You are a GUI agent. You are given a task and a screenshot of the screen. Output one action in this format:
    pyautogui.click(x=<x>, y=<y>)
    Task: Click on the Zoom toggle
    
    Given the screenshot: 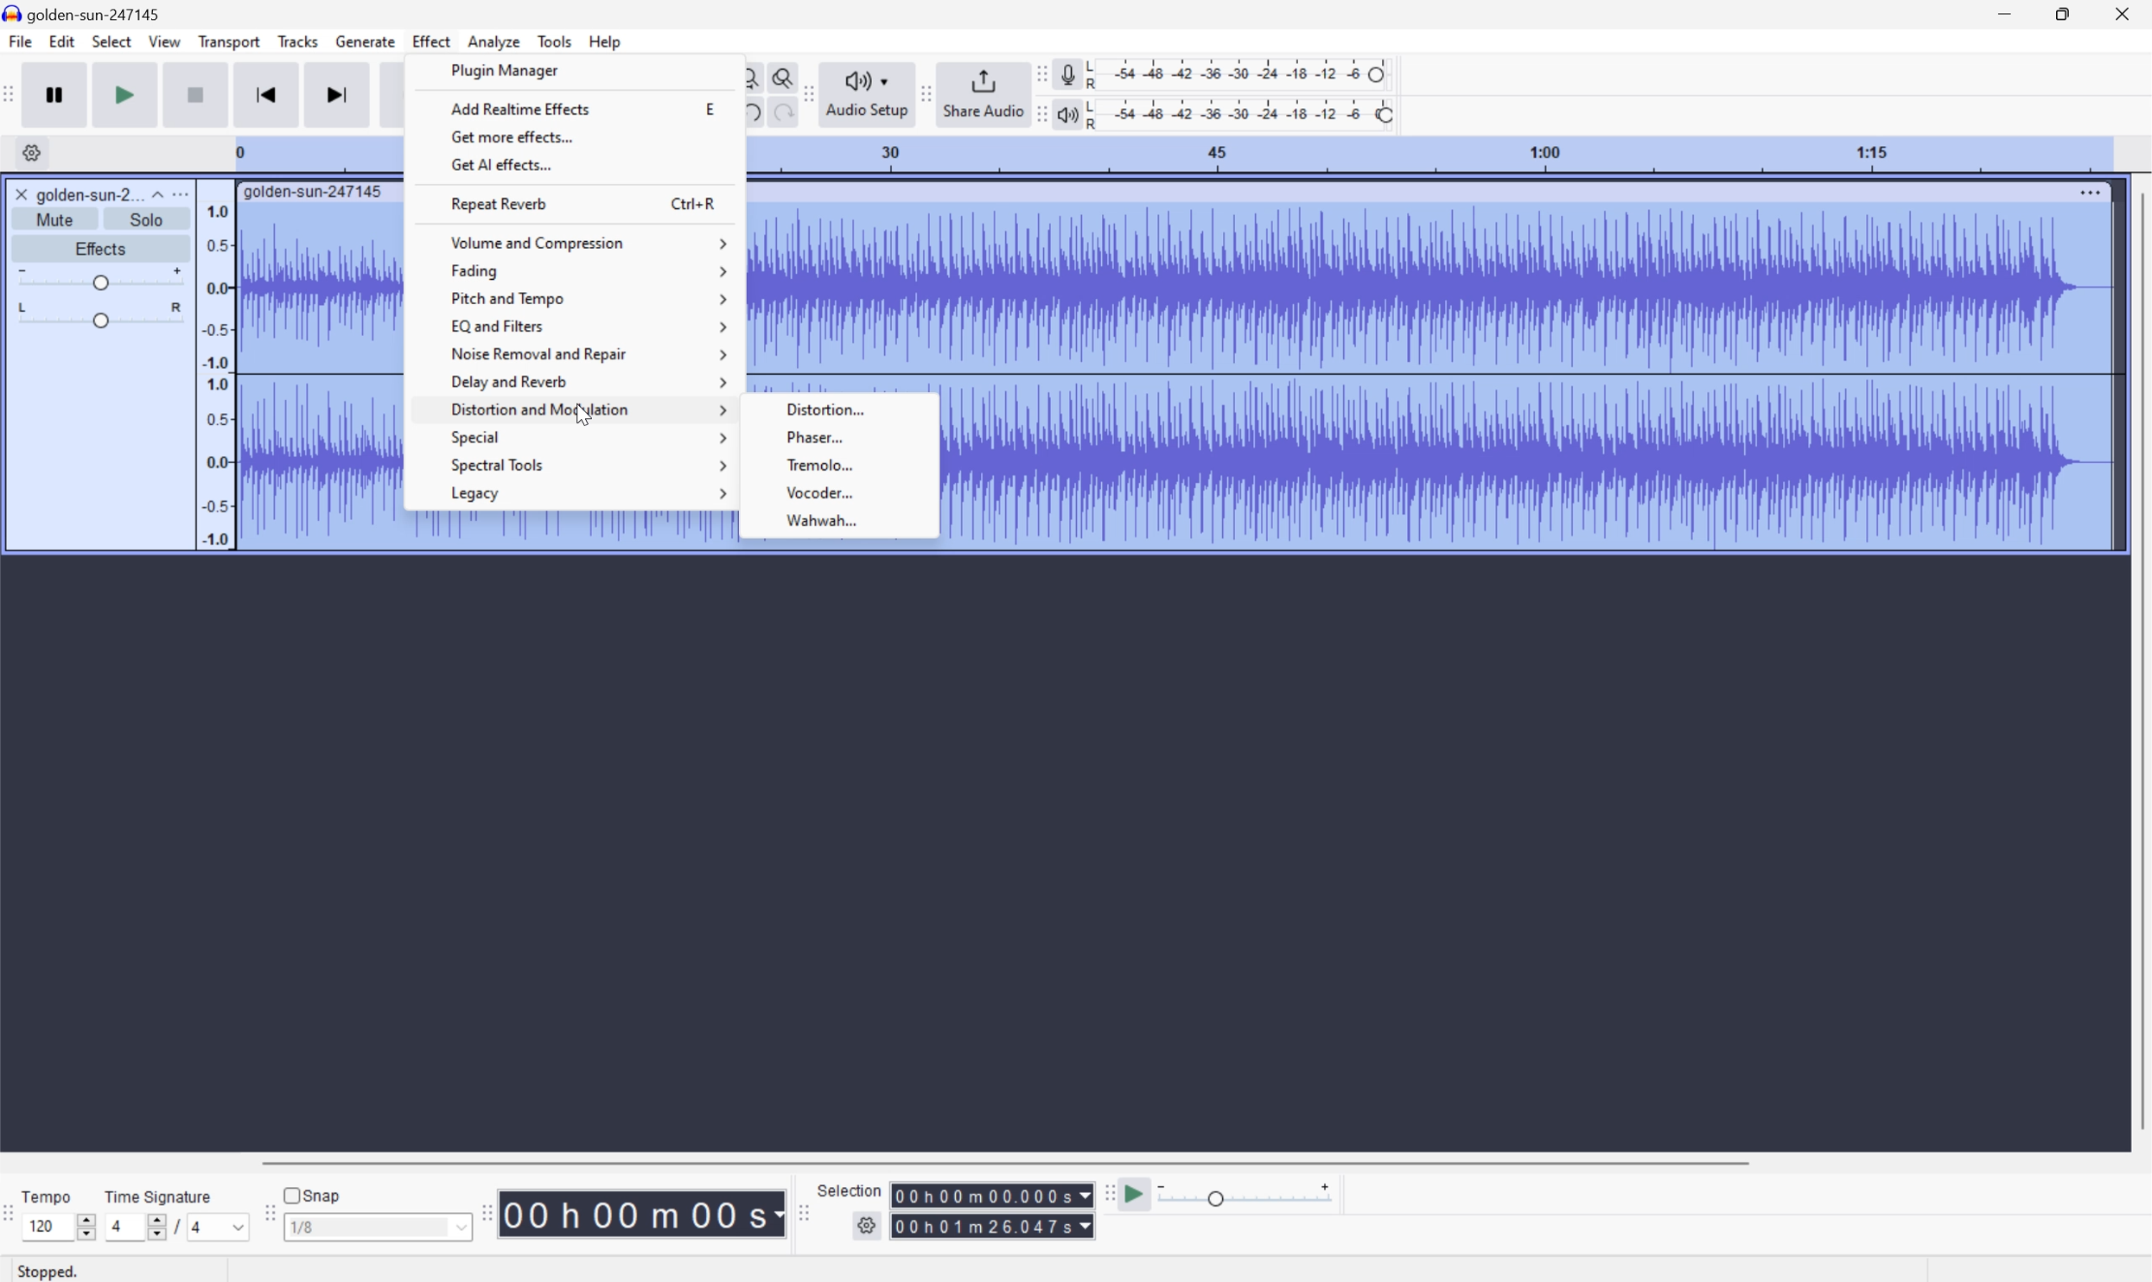 What is the action you would take?
    pyautogui.click(x=779, y=77)
    